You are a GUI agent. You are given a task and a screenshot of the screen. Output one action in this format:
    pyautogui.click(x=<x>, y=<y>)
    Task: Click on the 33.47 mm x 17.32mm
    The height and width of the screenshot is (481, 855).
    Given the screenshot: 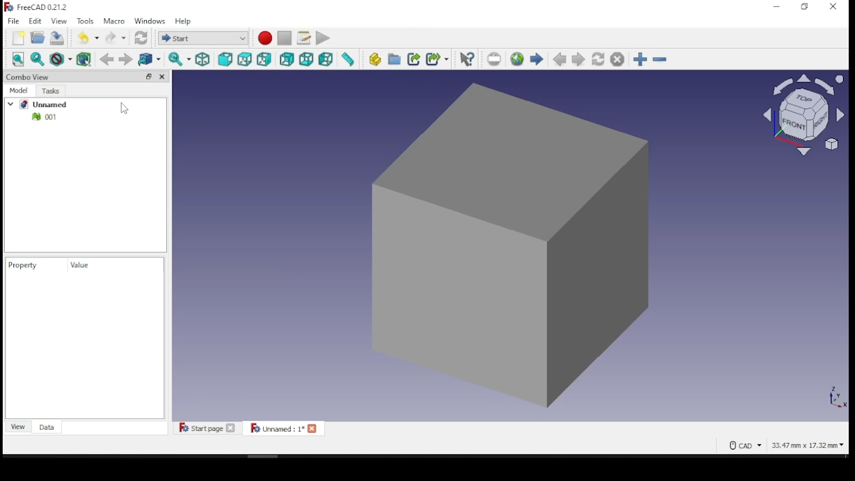 What is the action you would take?
    pyautogui.click(x=804, y=446)
    